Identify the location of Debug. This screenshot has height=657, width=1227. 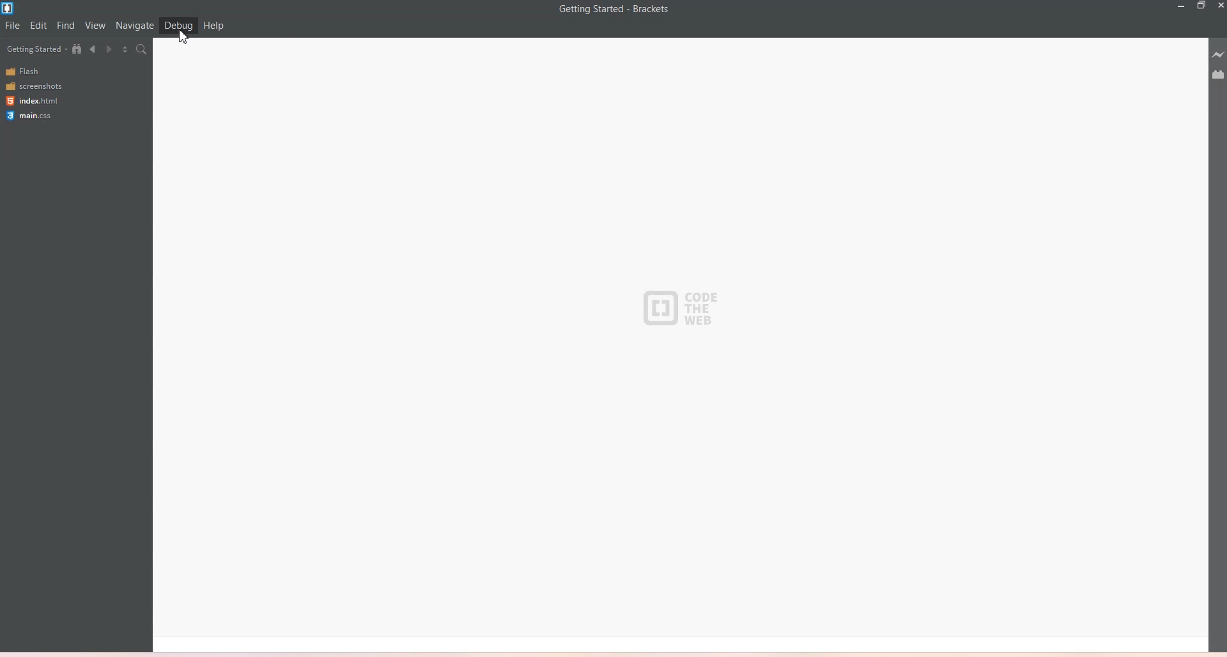
(178, 26).